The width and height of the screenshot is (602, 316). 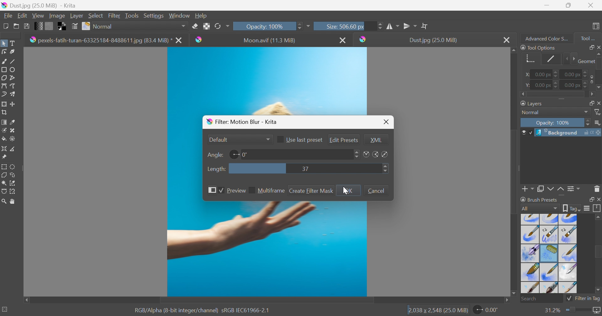 I want to click on OK, so click(x=349, y=191).